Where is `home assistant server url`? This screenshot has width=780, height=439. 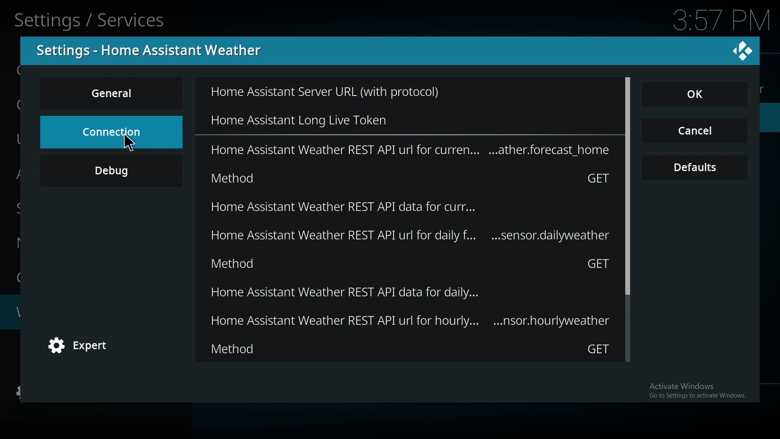 home assistant server url is located at coordinates (345, 92).